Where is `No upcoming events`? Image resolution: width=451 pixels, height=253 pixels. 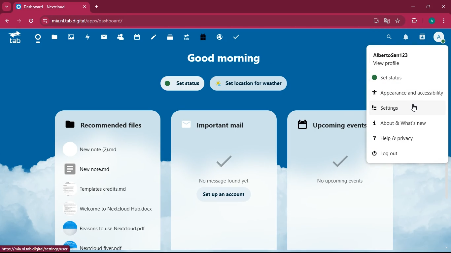 No upcoming events is located at coordinates (339, 181).